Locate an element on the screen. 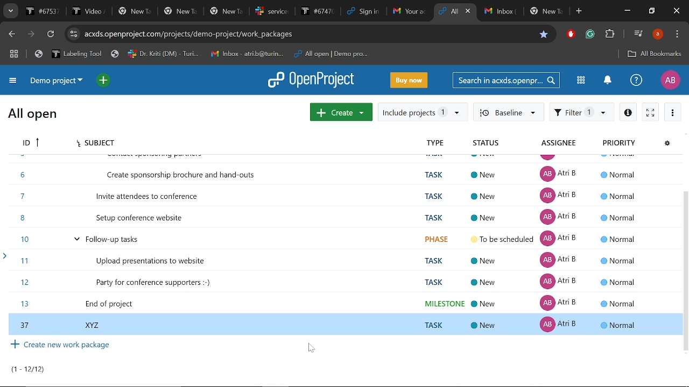  Baseline is located at coordinates (509, 111).